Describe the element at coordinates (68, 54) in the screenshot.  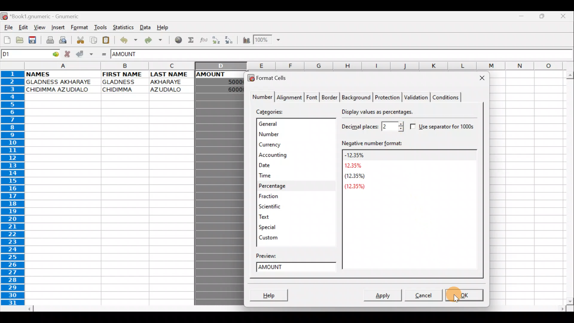
I see `Cancel change` at that location.